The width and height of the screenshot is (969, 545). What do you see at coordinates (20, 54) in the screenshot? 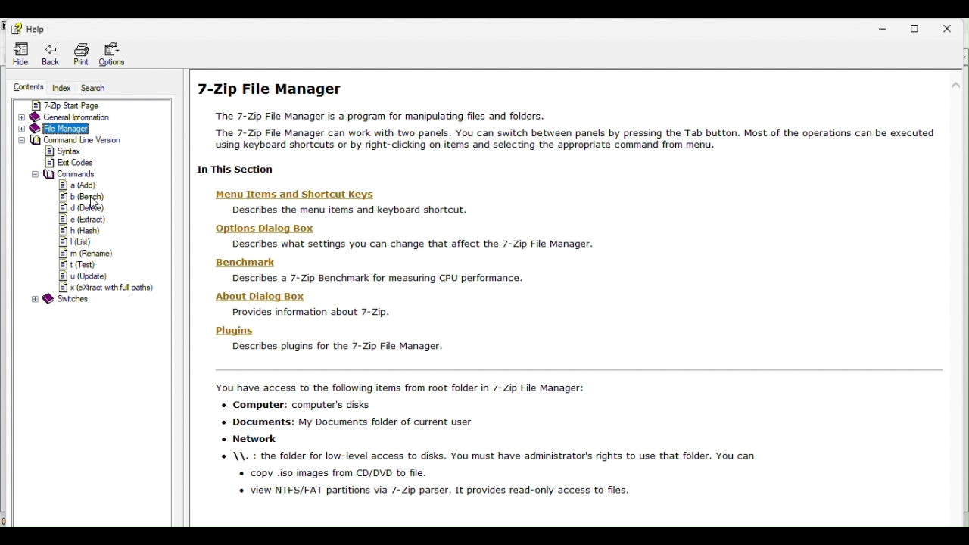
I see `Hide` at bounding box center [20, 54].